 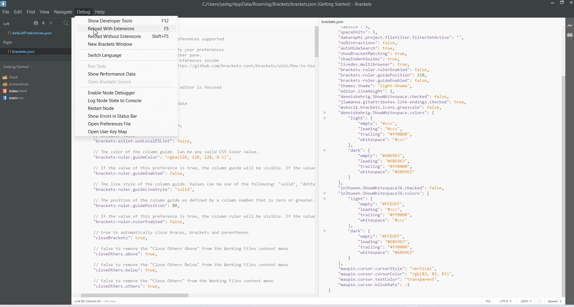 I want to click on Spaces 1, so click(x=555, y=301).